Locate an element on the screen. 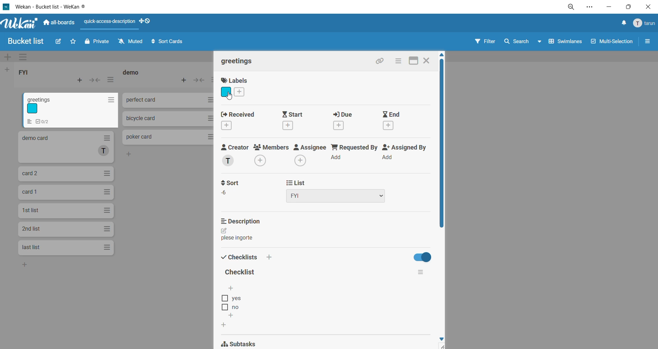  menu is located at coordinates (644, 24).